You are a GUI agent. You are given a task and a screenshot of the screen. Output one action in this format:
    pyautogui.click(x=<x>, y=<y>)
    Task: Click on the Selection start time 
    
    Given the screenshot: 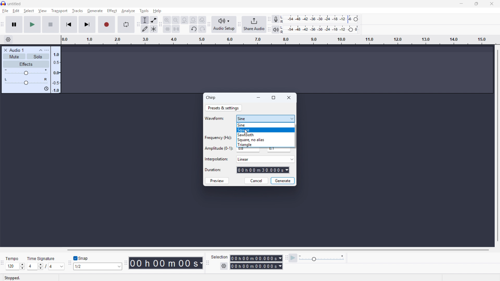 What is the action you would take?
    pyautogui.click(x=257, y=258)
    